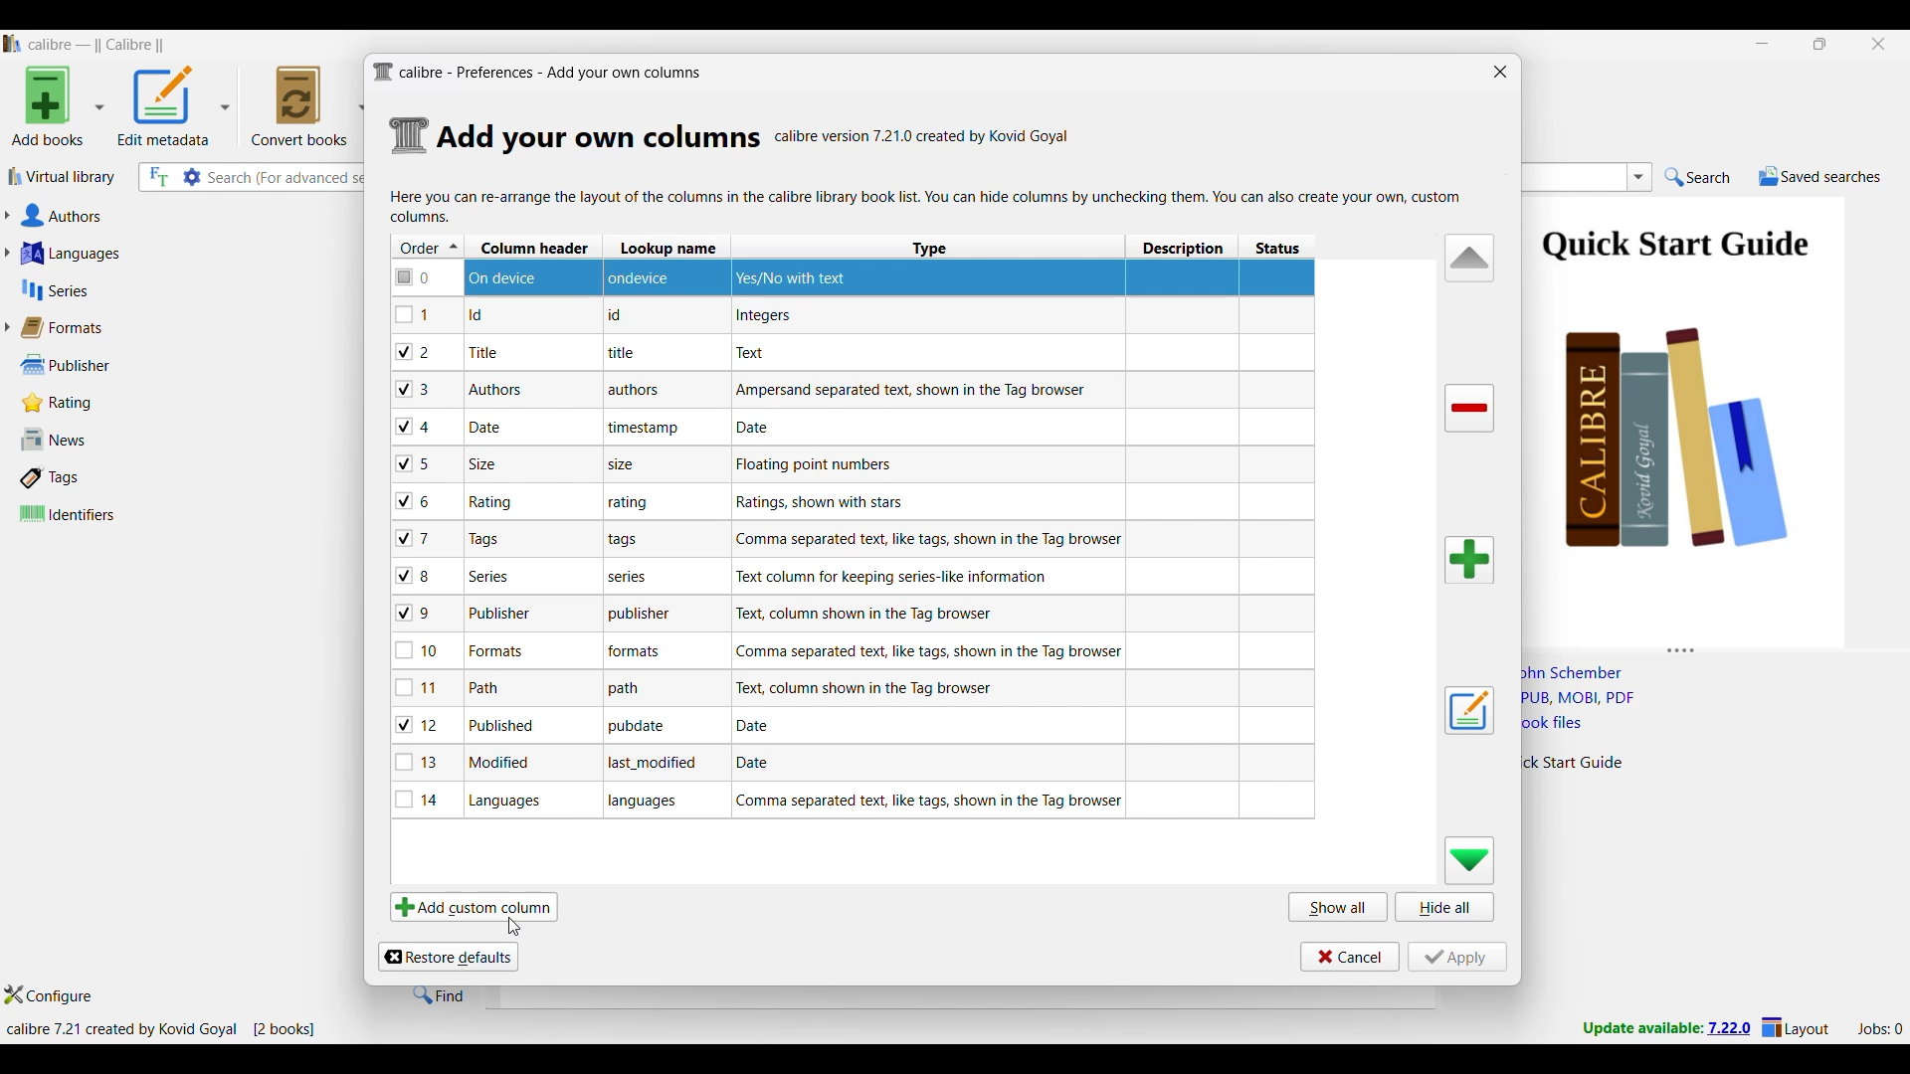 This screenshot has width=1910, height=1074. I want to click on checkbox - 1, so click(415, 314).